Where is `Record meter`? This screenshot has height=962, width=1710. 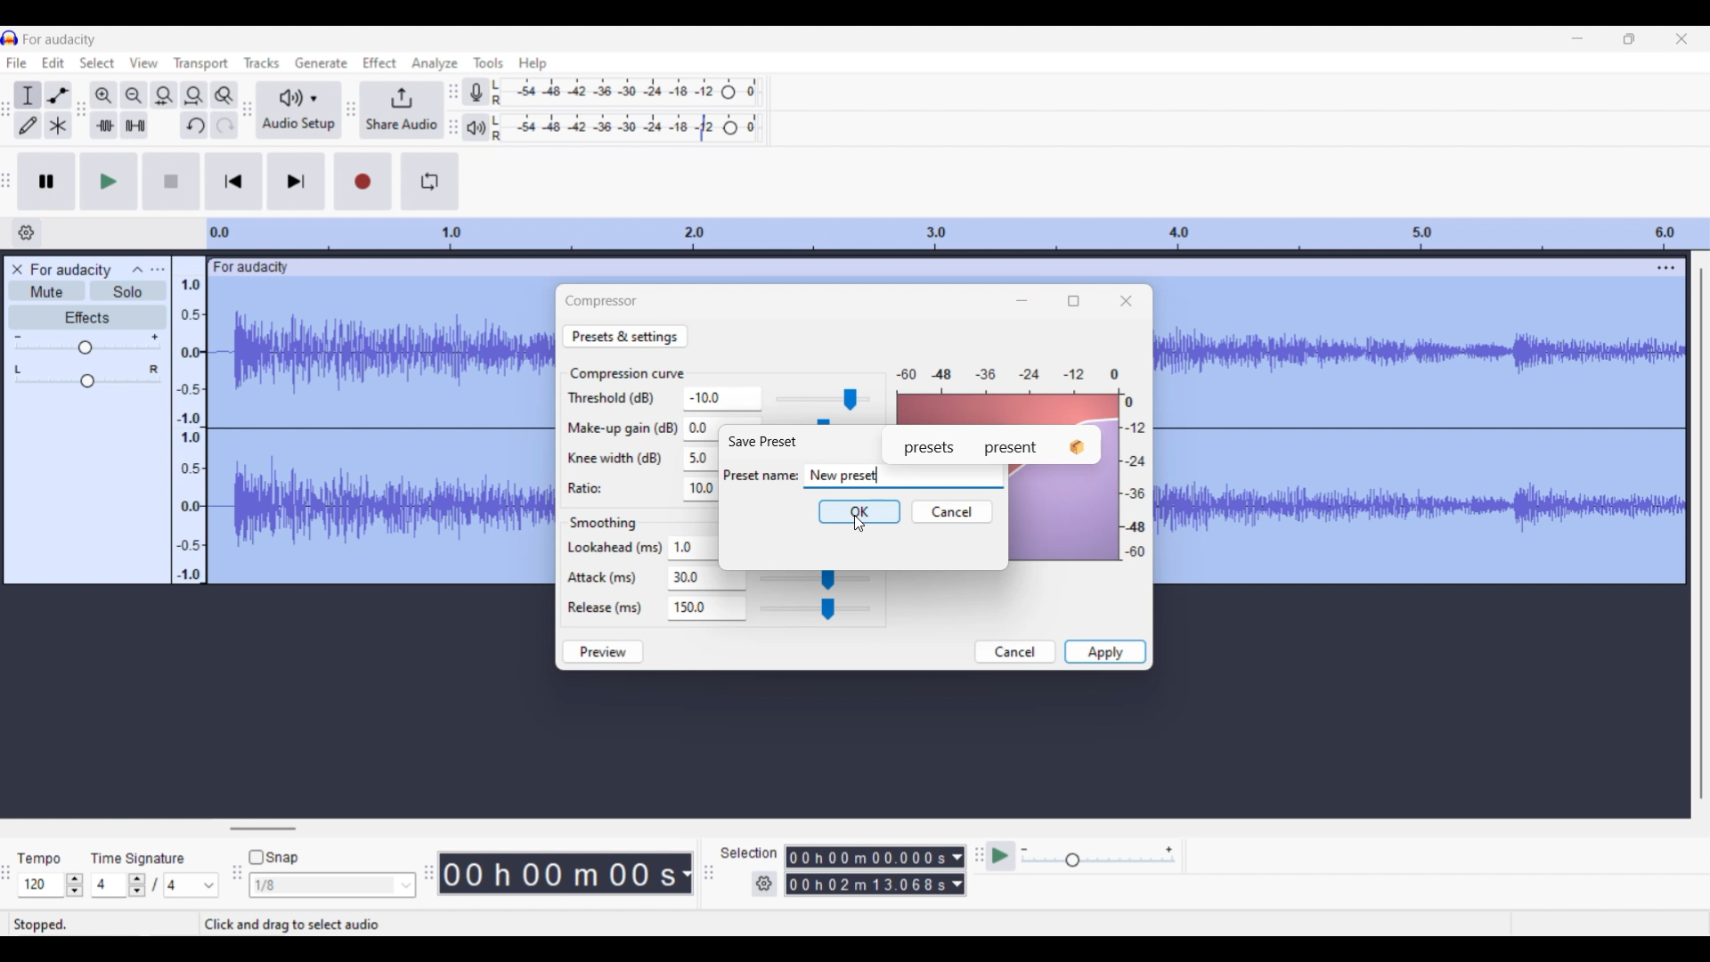
Record meter is located at coordinates (475, 92).